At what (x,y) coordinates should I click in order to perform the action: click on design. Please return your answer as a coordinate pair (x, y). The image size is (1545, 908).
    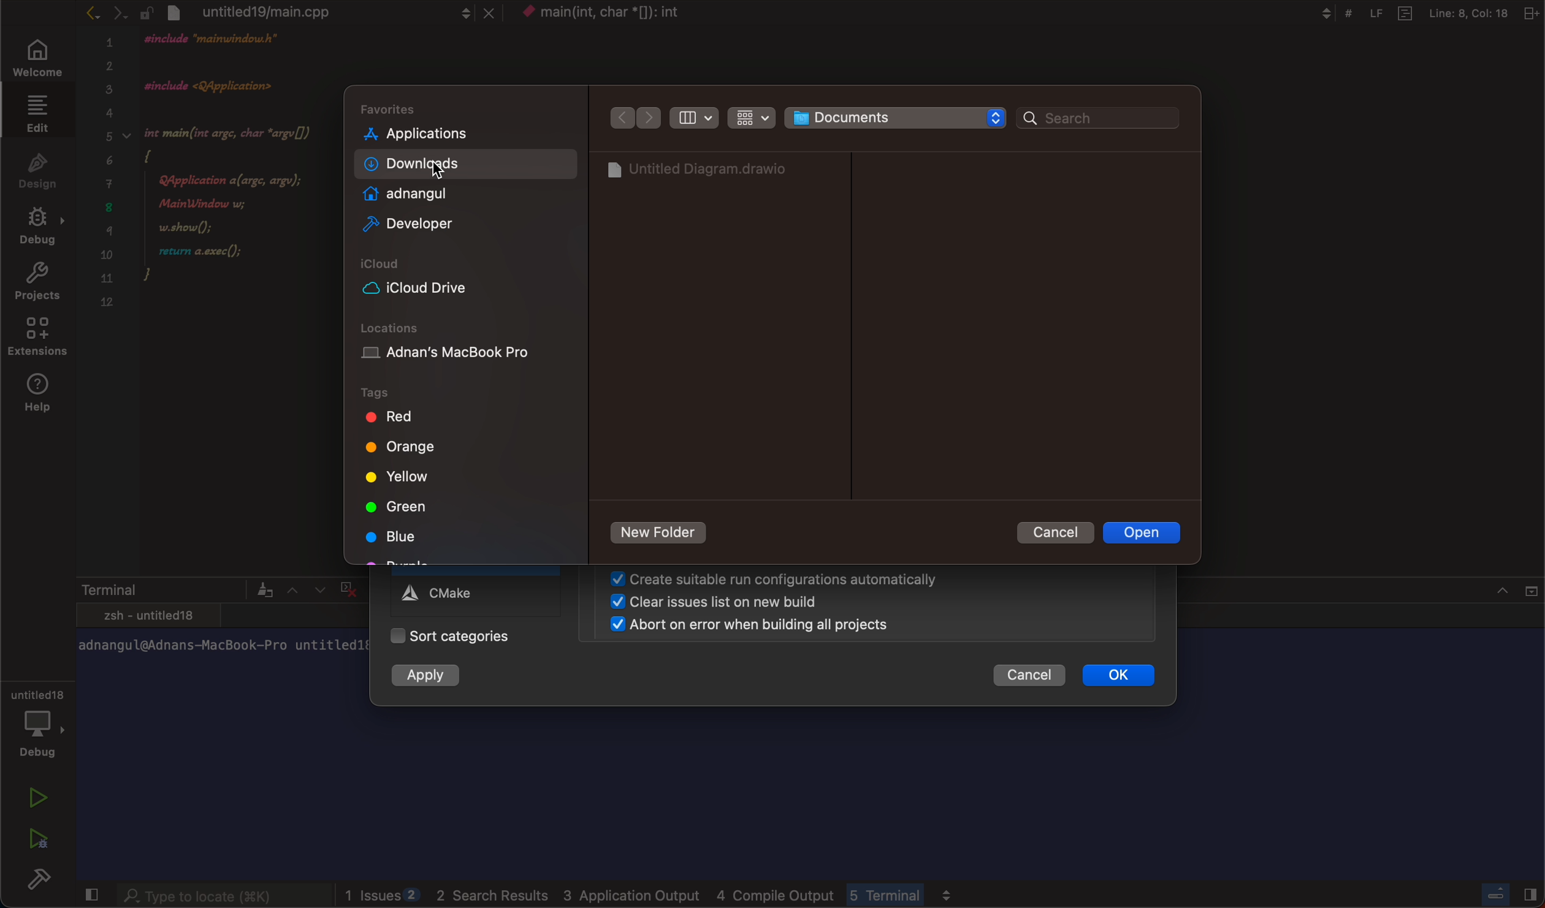
    Looking at the image, I should click on (39, 167).